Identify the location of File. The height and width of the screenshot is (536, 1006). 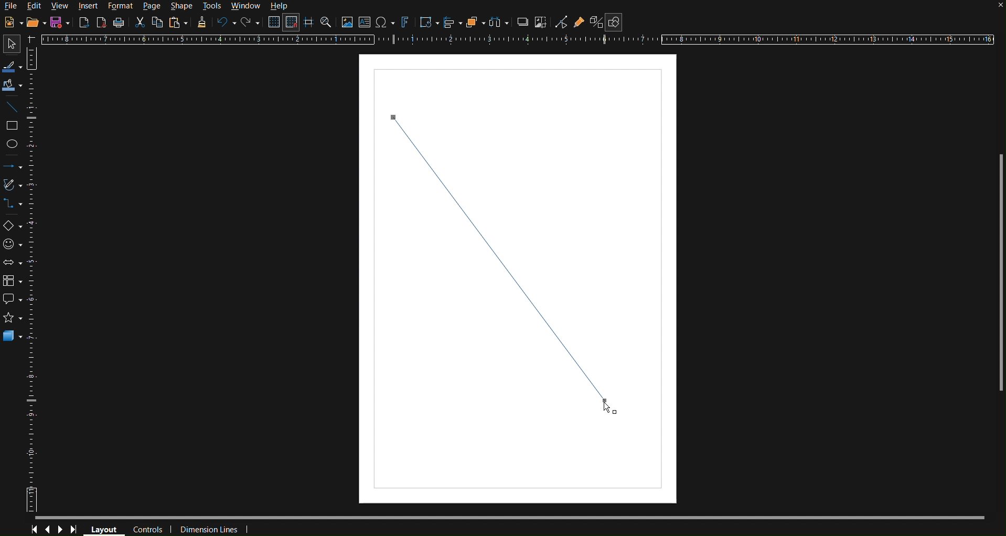
(12, 7).